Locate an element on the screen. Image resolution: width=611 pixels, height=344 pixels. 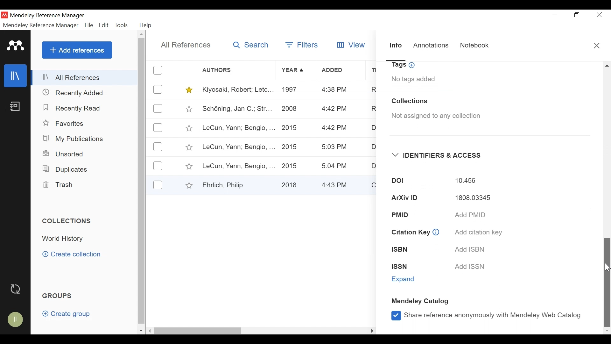
Add ISBN is located at coordinates (468, 249).